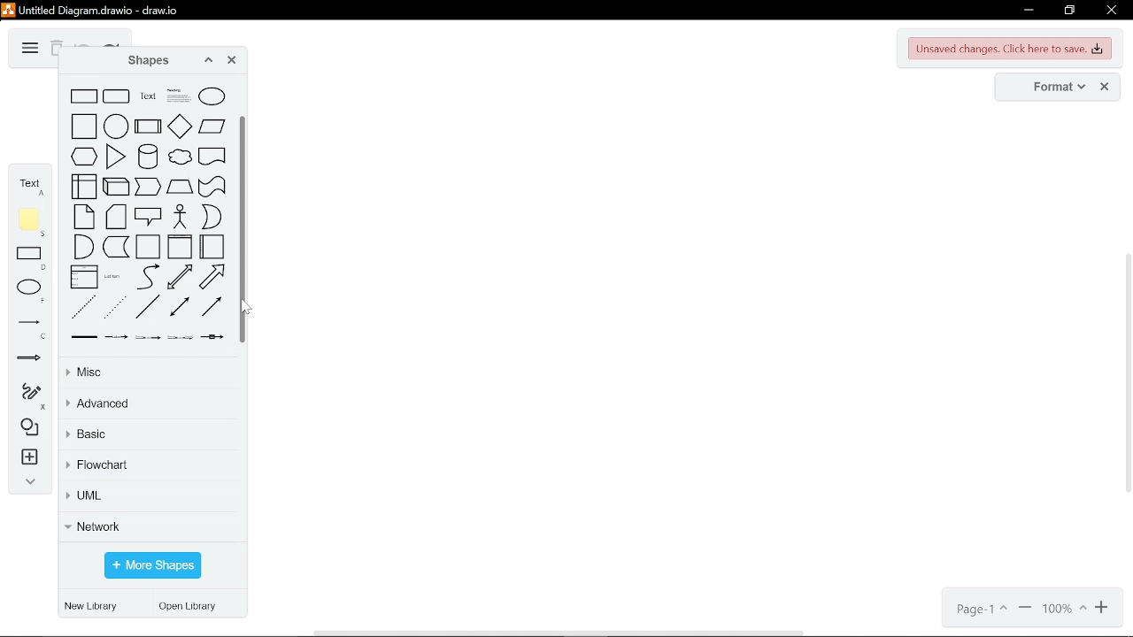  What do you see at coordinates (27, 484) in the screenshot?
I see `collapse` at bounding box center [27, 484].